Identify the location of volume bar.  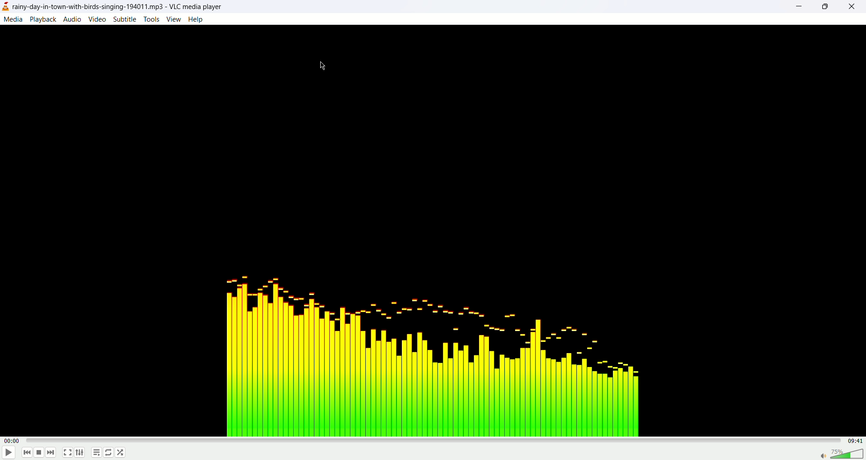
(841, 453).